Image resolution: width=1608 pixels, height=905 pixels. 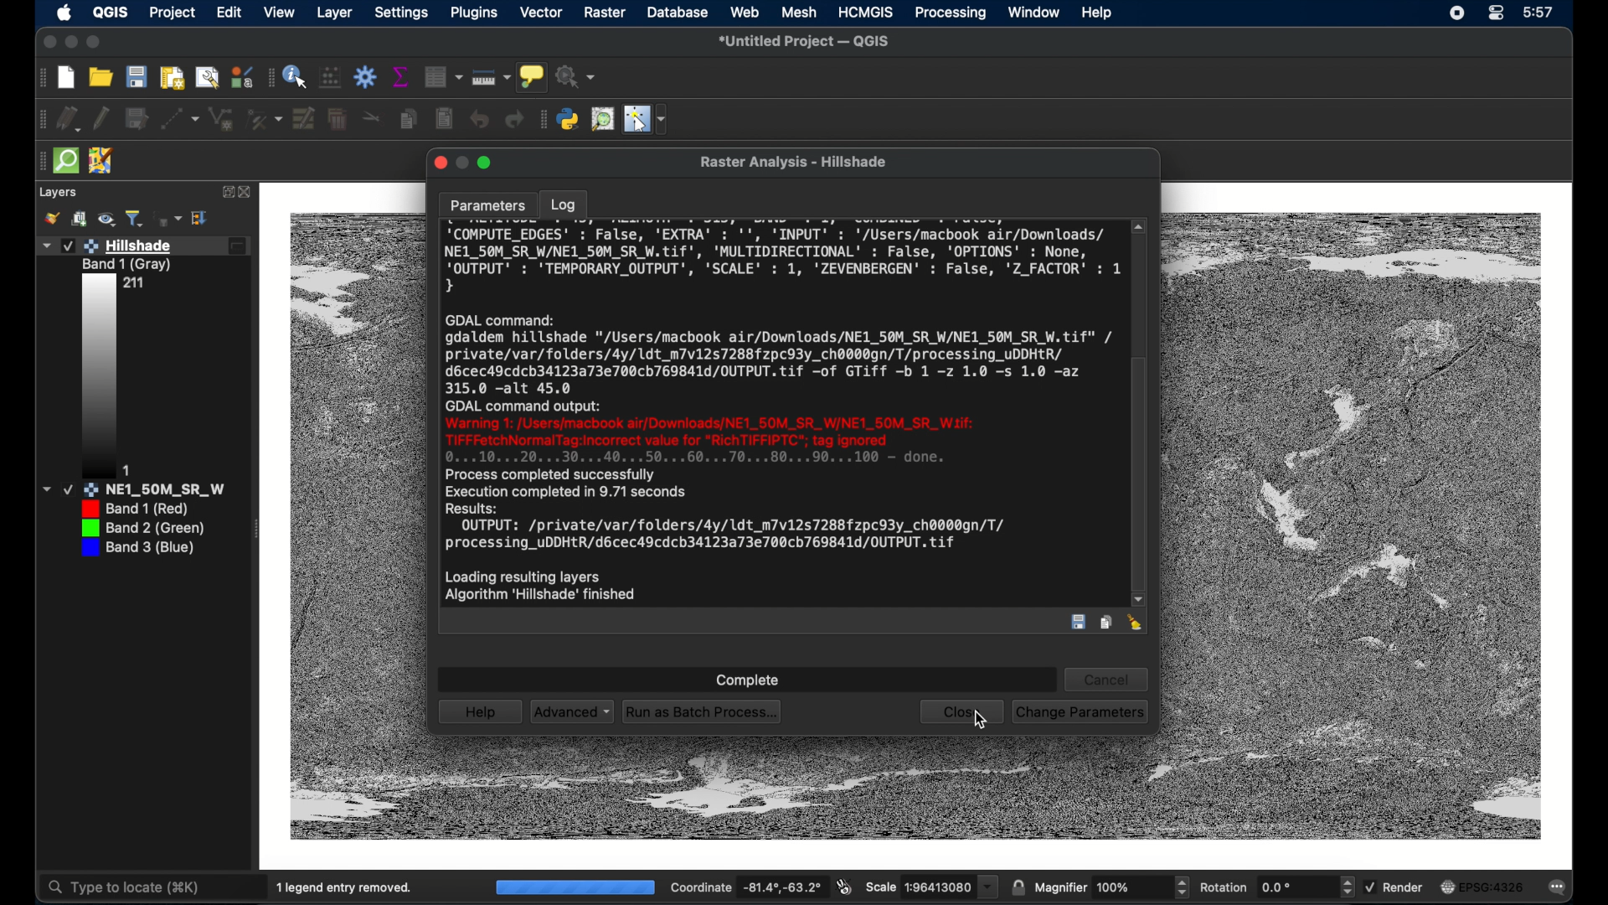 What do you see at coordinates (409, 119) in the screenshot?
I see `copy` at bounding box center [409, 119].